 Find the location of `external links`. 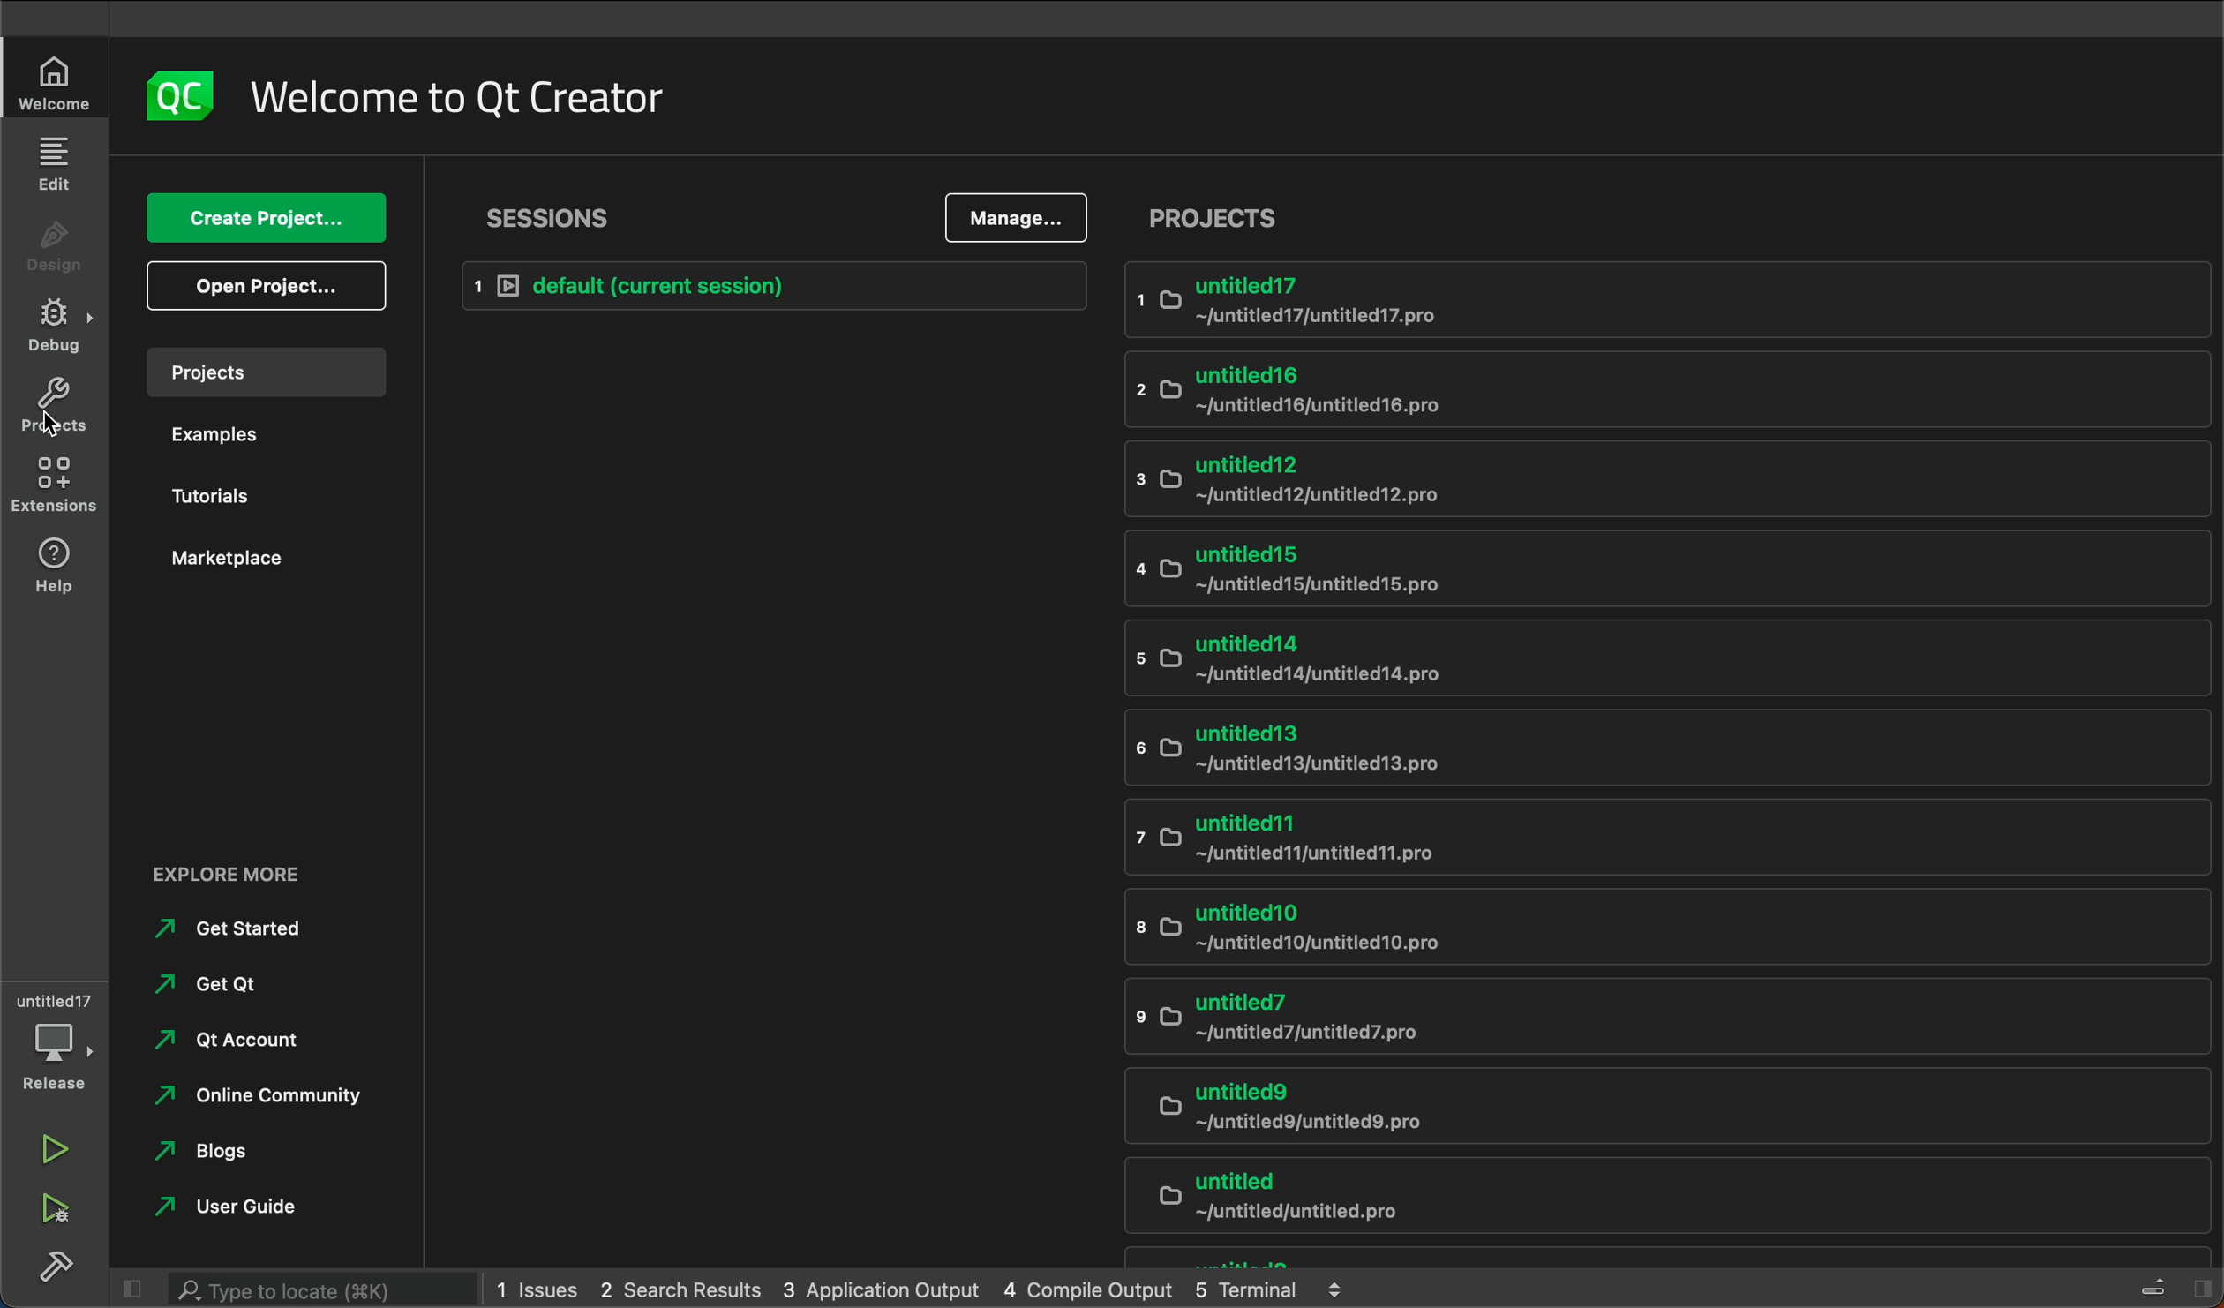

external links is located at coordinates (273, 876).